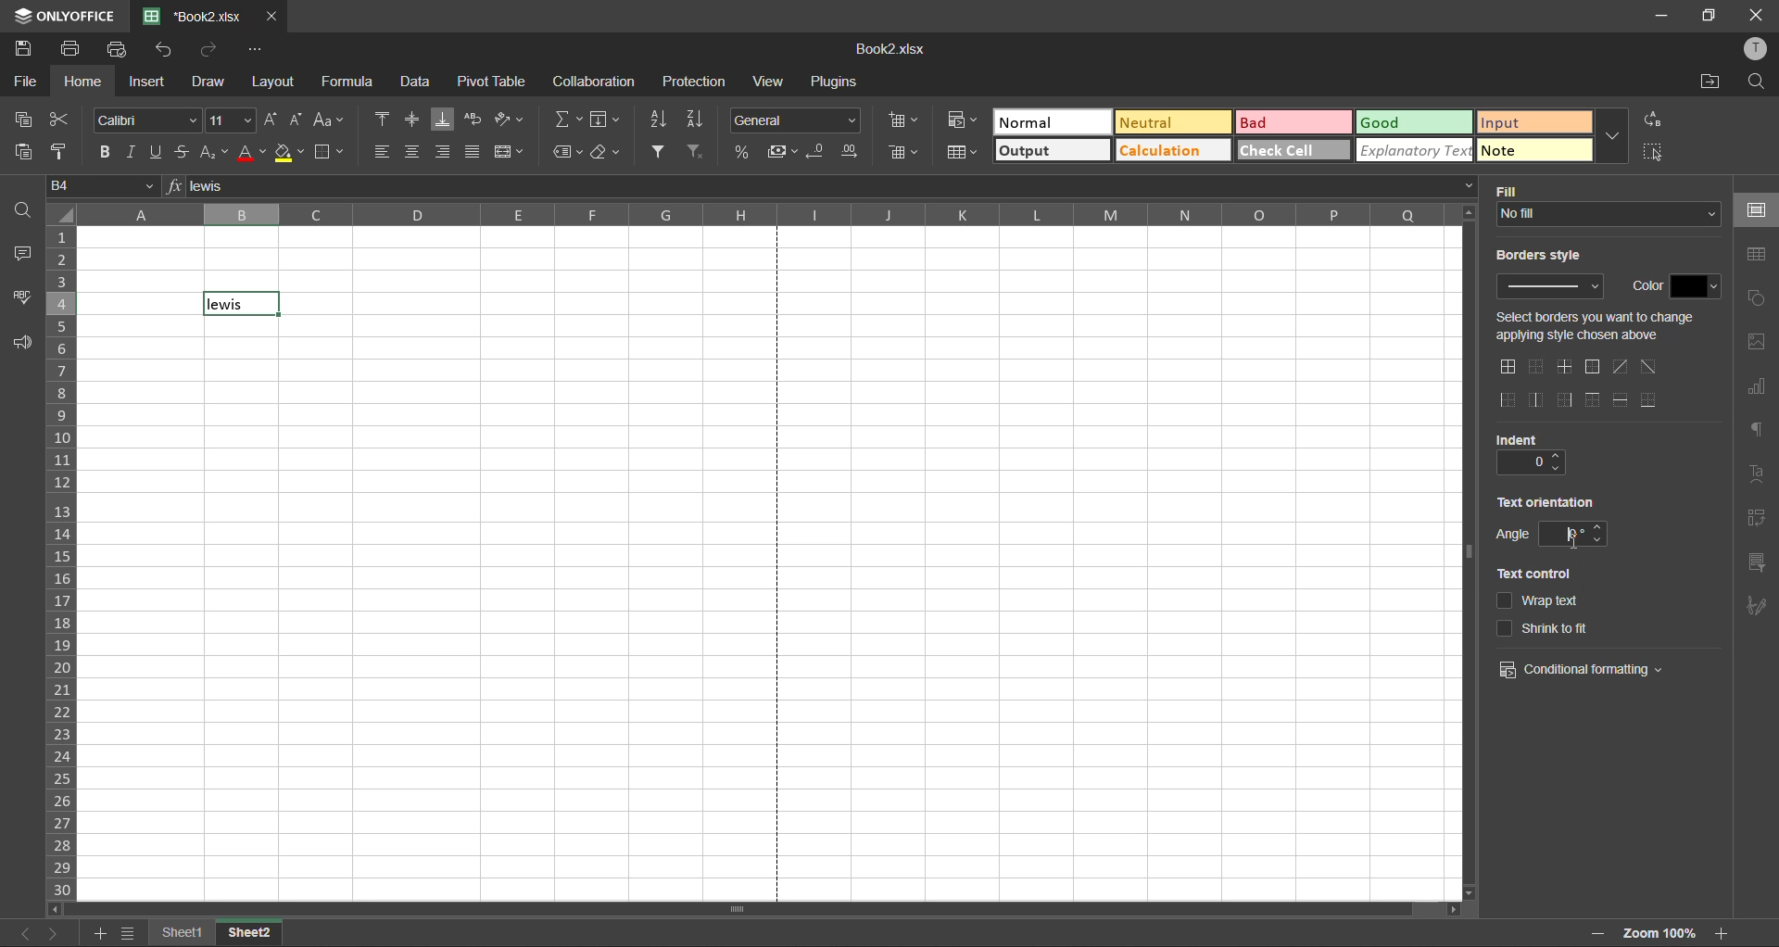 The image size is (1779, 947). Describe the element at coordinates (1756, 610) in the screenshot. I see `signature` at that location.